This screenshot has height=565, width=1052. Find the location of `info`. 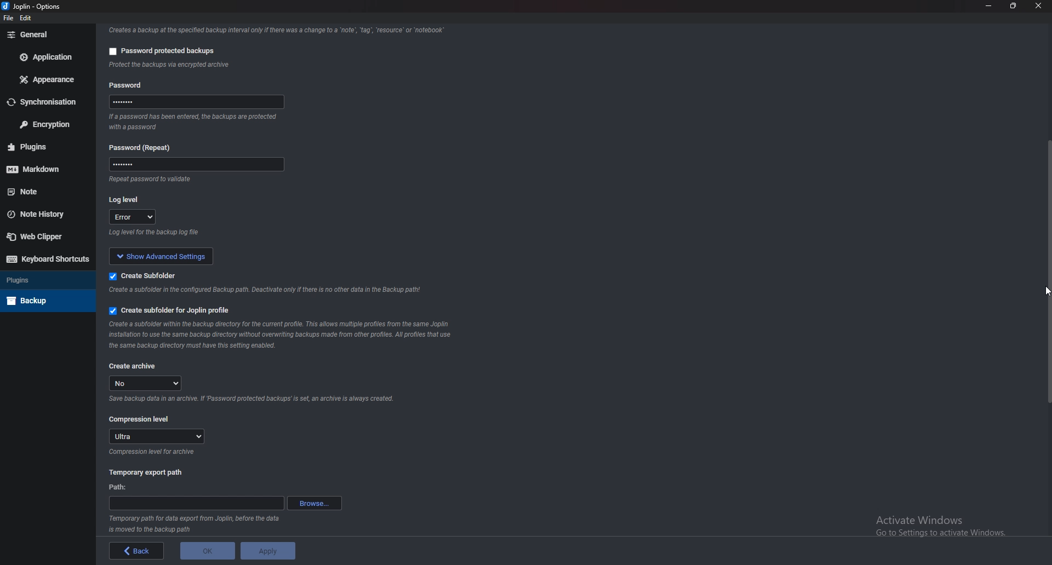

info is located at coordinates (274, 30).